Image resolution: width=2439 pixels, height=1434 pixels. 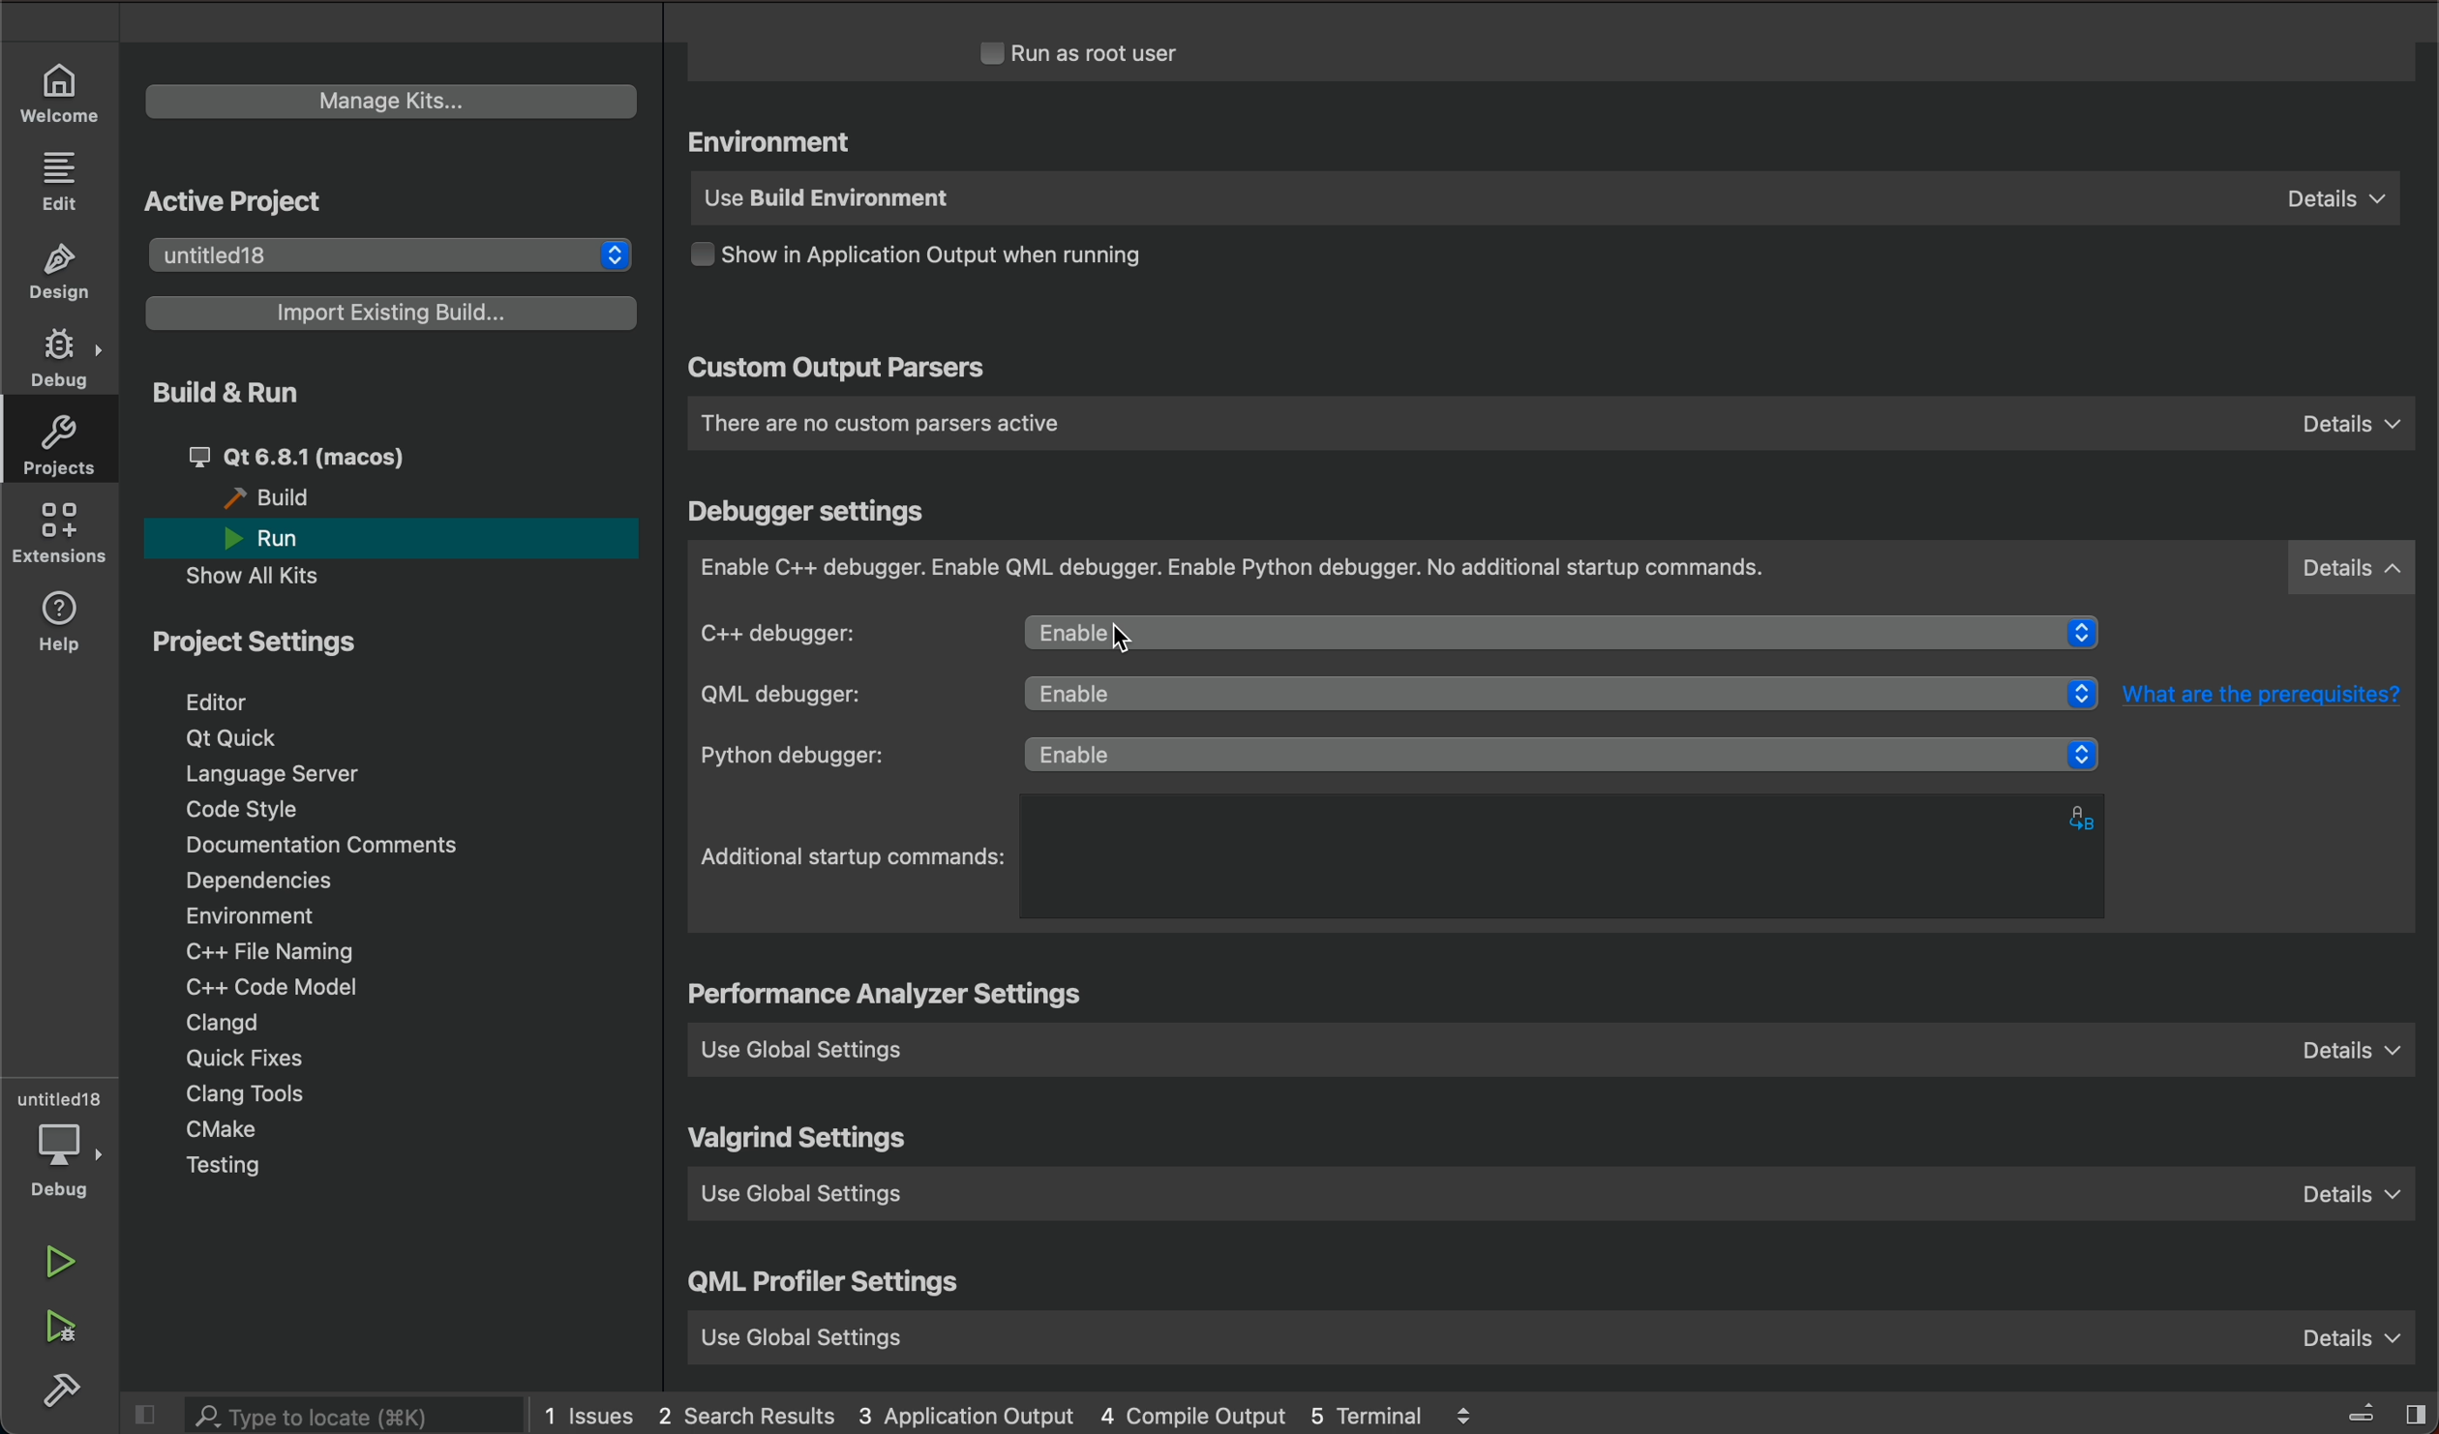 I want to click on qml debugger, so click(x=1404, y=695).